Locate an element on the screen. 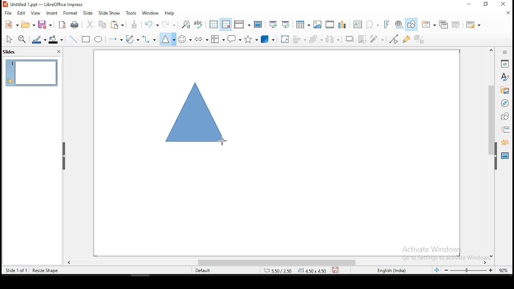 The image size is (514, 289). slide 1 of 1 is located at coordinates (16, 269).